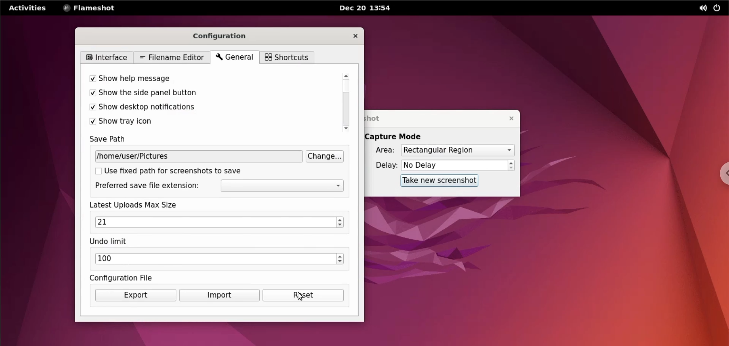 The height and width of the screenshot is (346, 729). What do you see at coordinates (235, 58) in the screenshot?
I see `general` at bounding box center [235, 58].